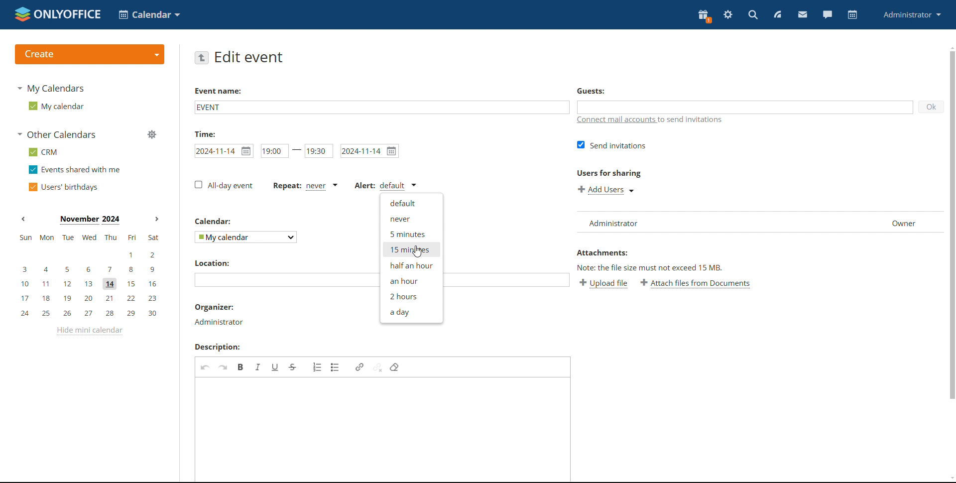 This screenshot has width=956, height=483. I want to click on start time, so click(273, 151).